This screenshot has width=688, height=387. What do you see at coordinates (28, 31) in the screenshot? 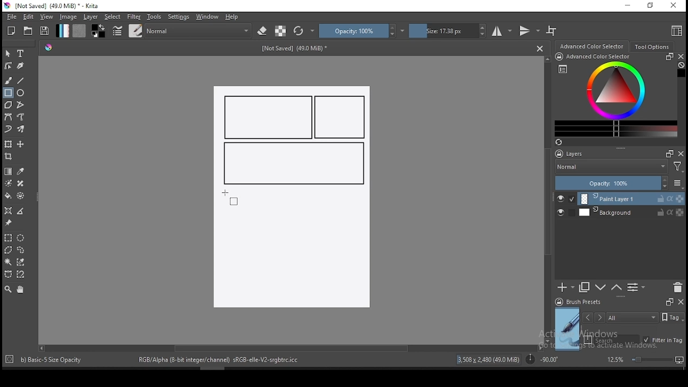
I see `open` at bounding box center [28, 31].